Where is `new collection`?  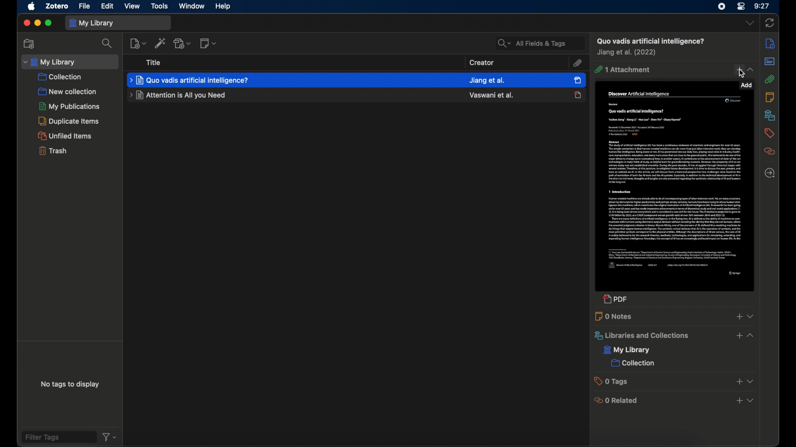 new collection is located at coordinates (29, 43).